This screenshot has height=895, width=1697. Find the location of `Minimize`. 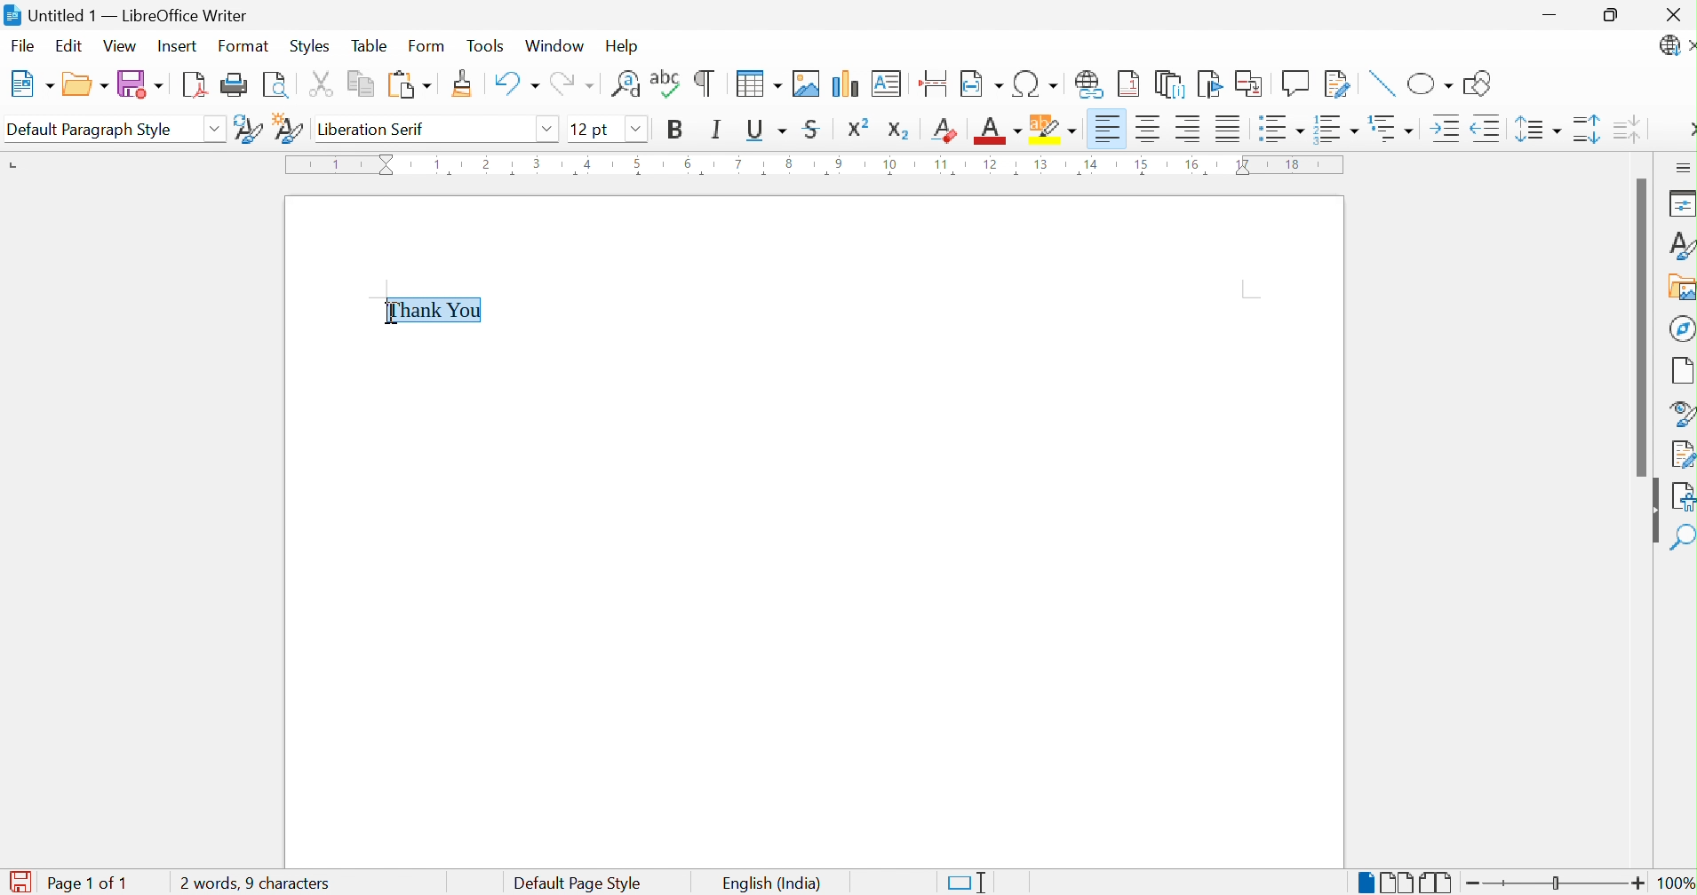

Minimize is located at coordinates (1551, 15).